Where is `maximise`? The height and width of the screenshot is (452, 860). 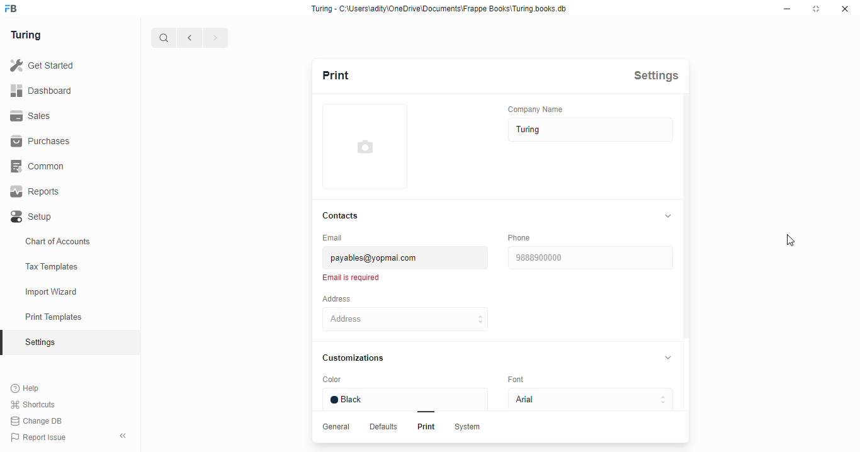
maximise is located at coordinates (818, 9).